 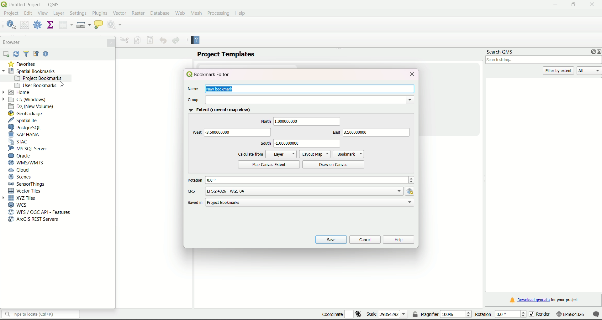 I want to click on coordinate, so click(x=341, y=313).